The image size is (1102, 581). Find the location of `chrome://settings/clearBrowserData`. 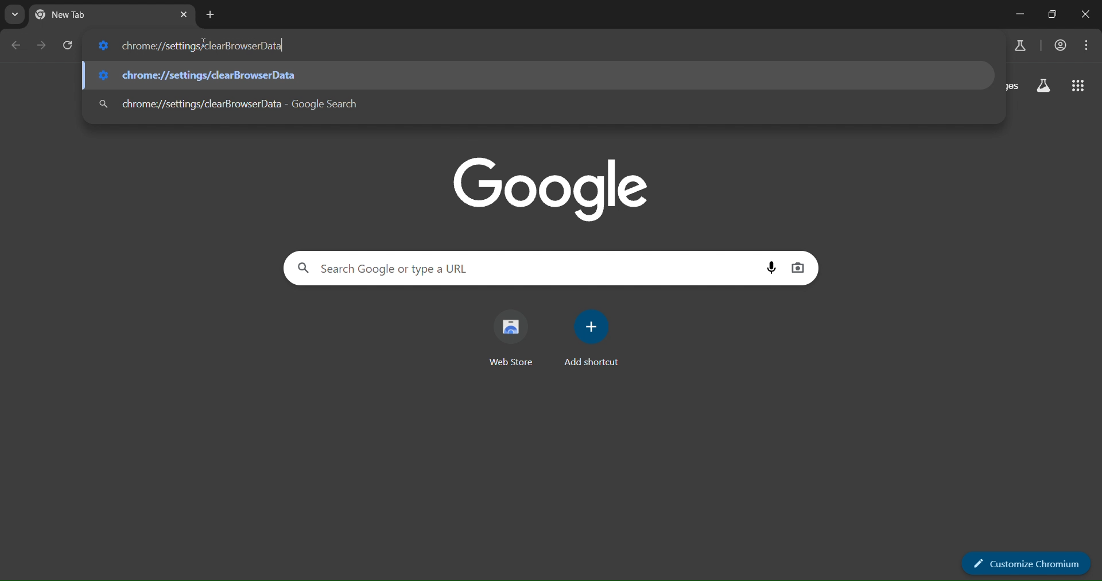

chrome://settings/clearBrowserData is located at coordinates (558, 47).